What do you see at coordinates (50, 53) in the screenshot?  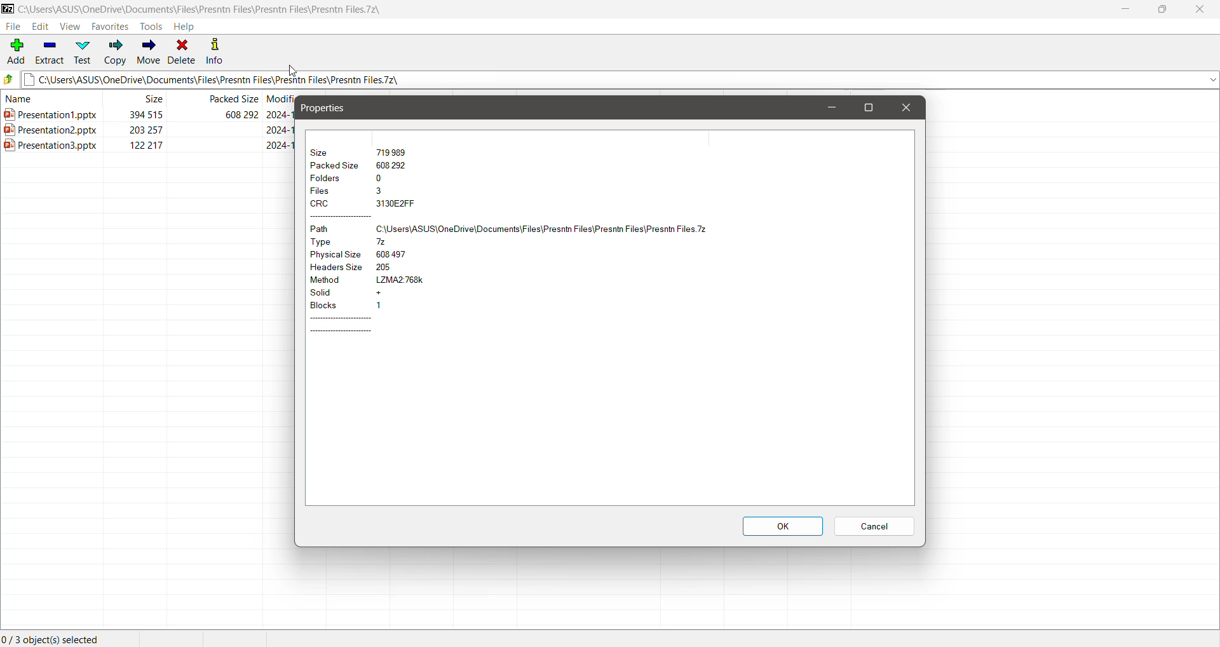 I see `Extract` at bounding box center [50, 53].